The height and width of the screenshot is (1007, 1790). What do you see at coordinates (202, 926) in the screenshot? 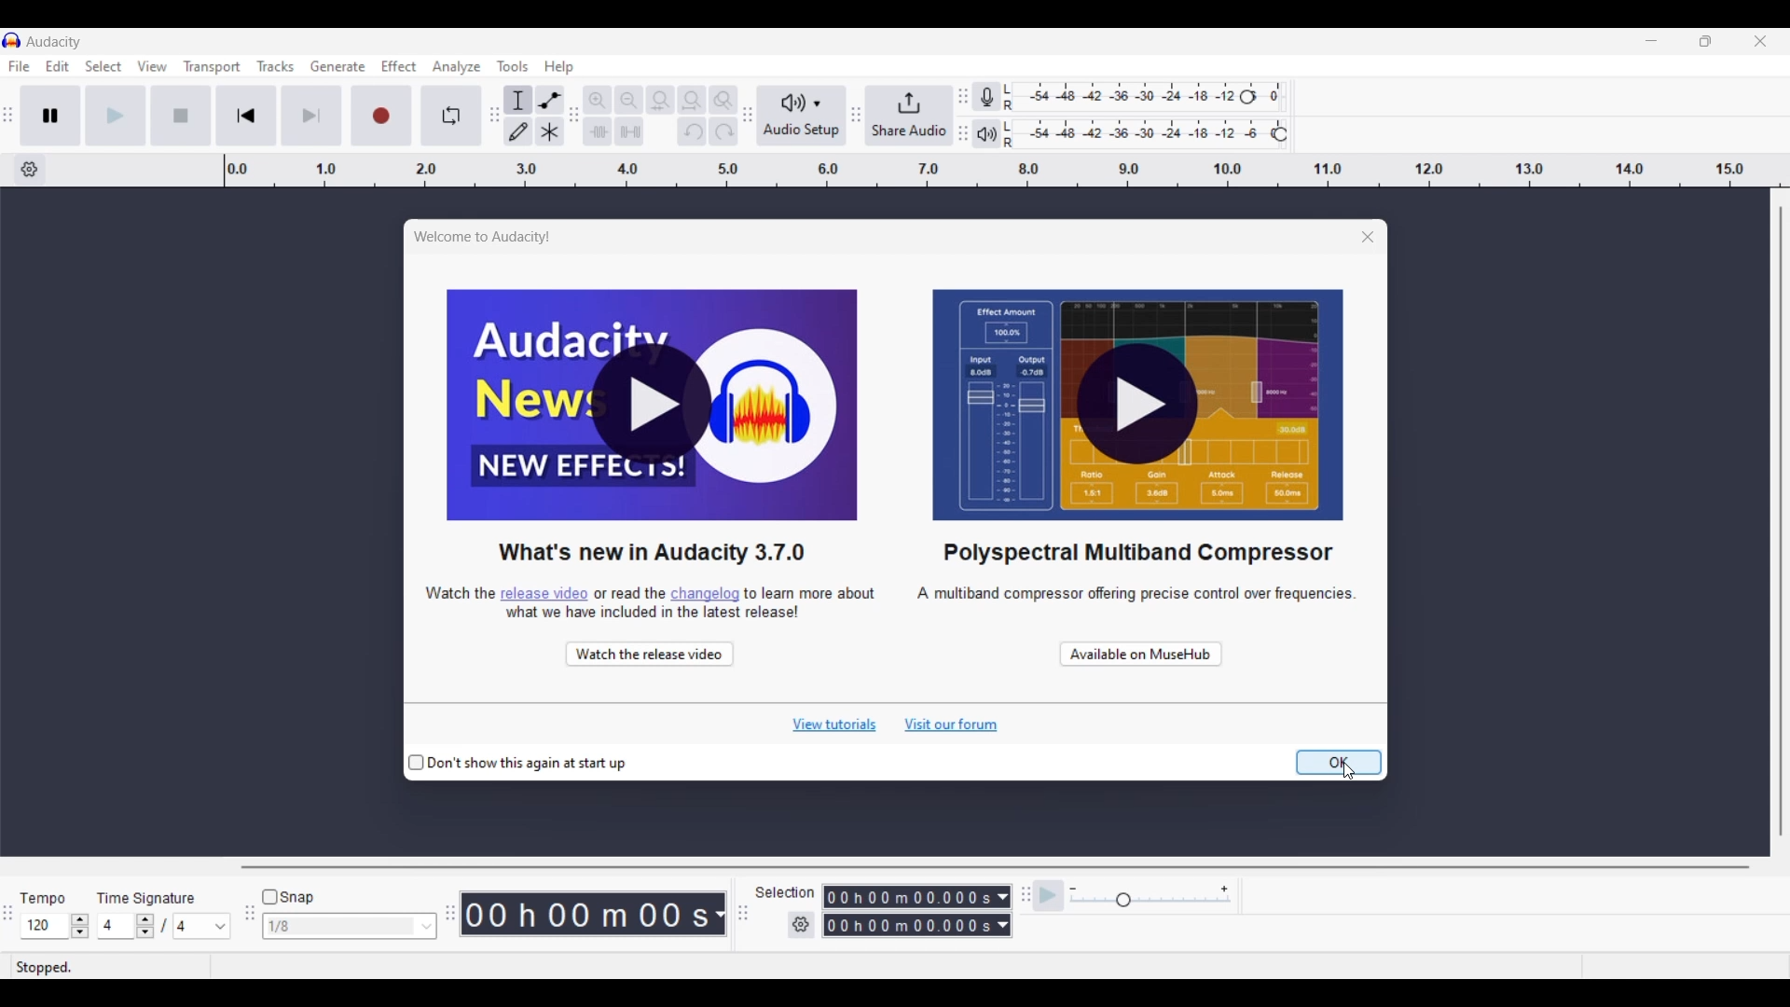
I see `4` at bounding box center [202, 926].